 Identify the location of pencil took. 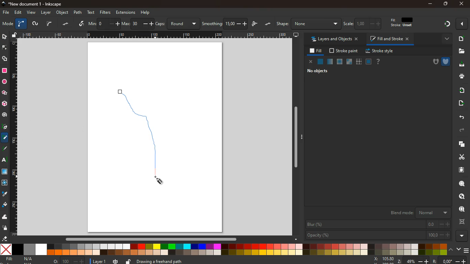
(5, 137).